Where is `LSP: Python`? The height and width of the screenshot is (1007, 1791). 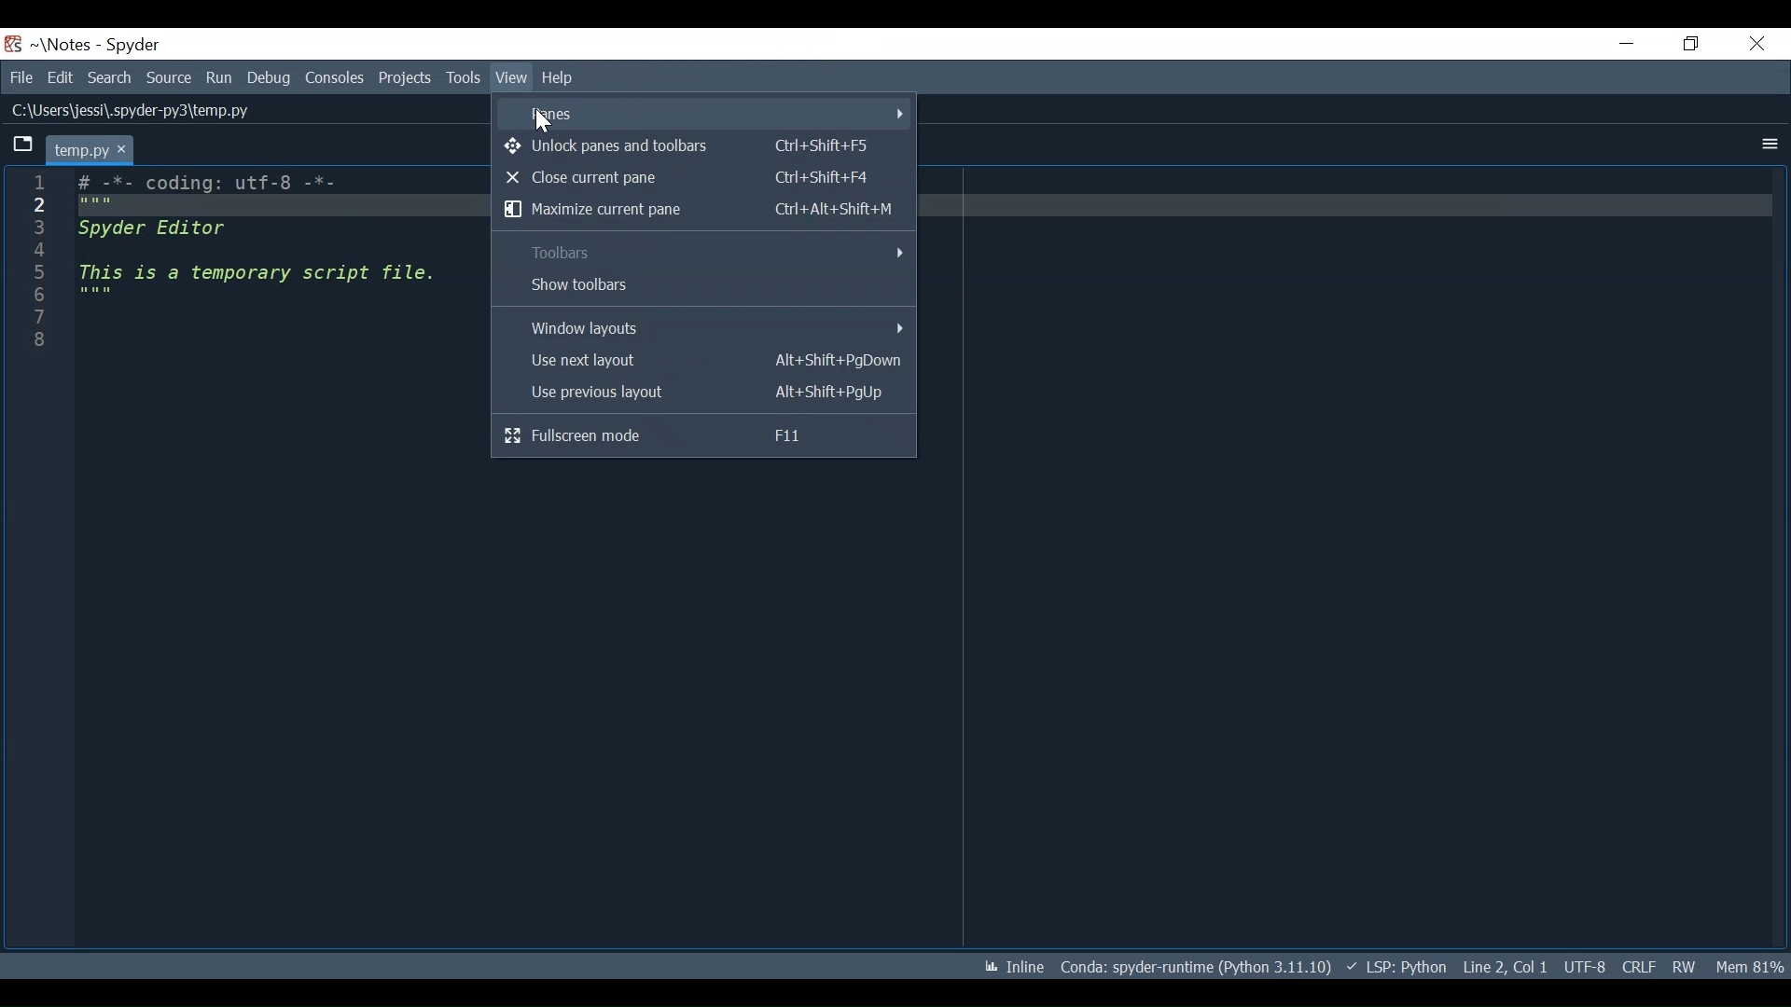
LSP: Python is located at coordinates (1395, 967).